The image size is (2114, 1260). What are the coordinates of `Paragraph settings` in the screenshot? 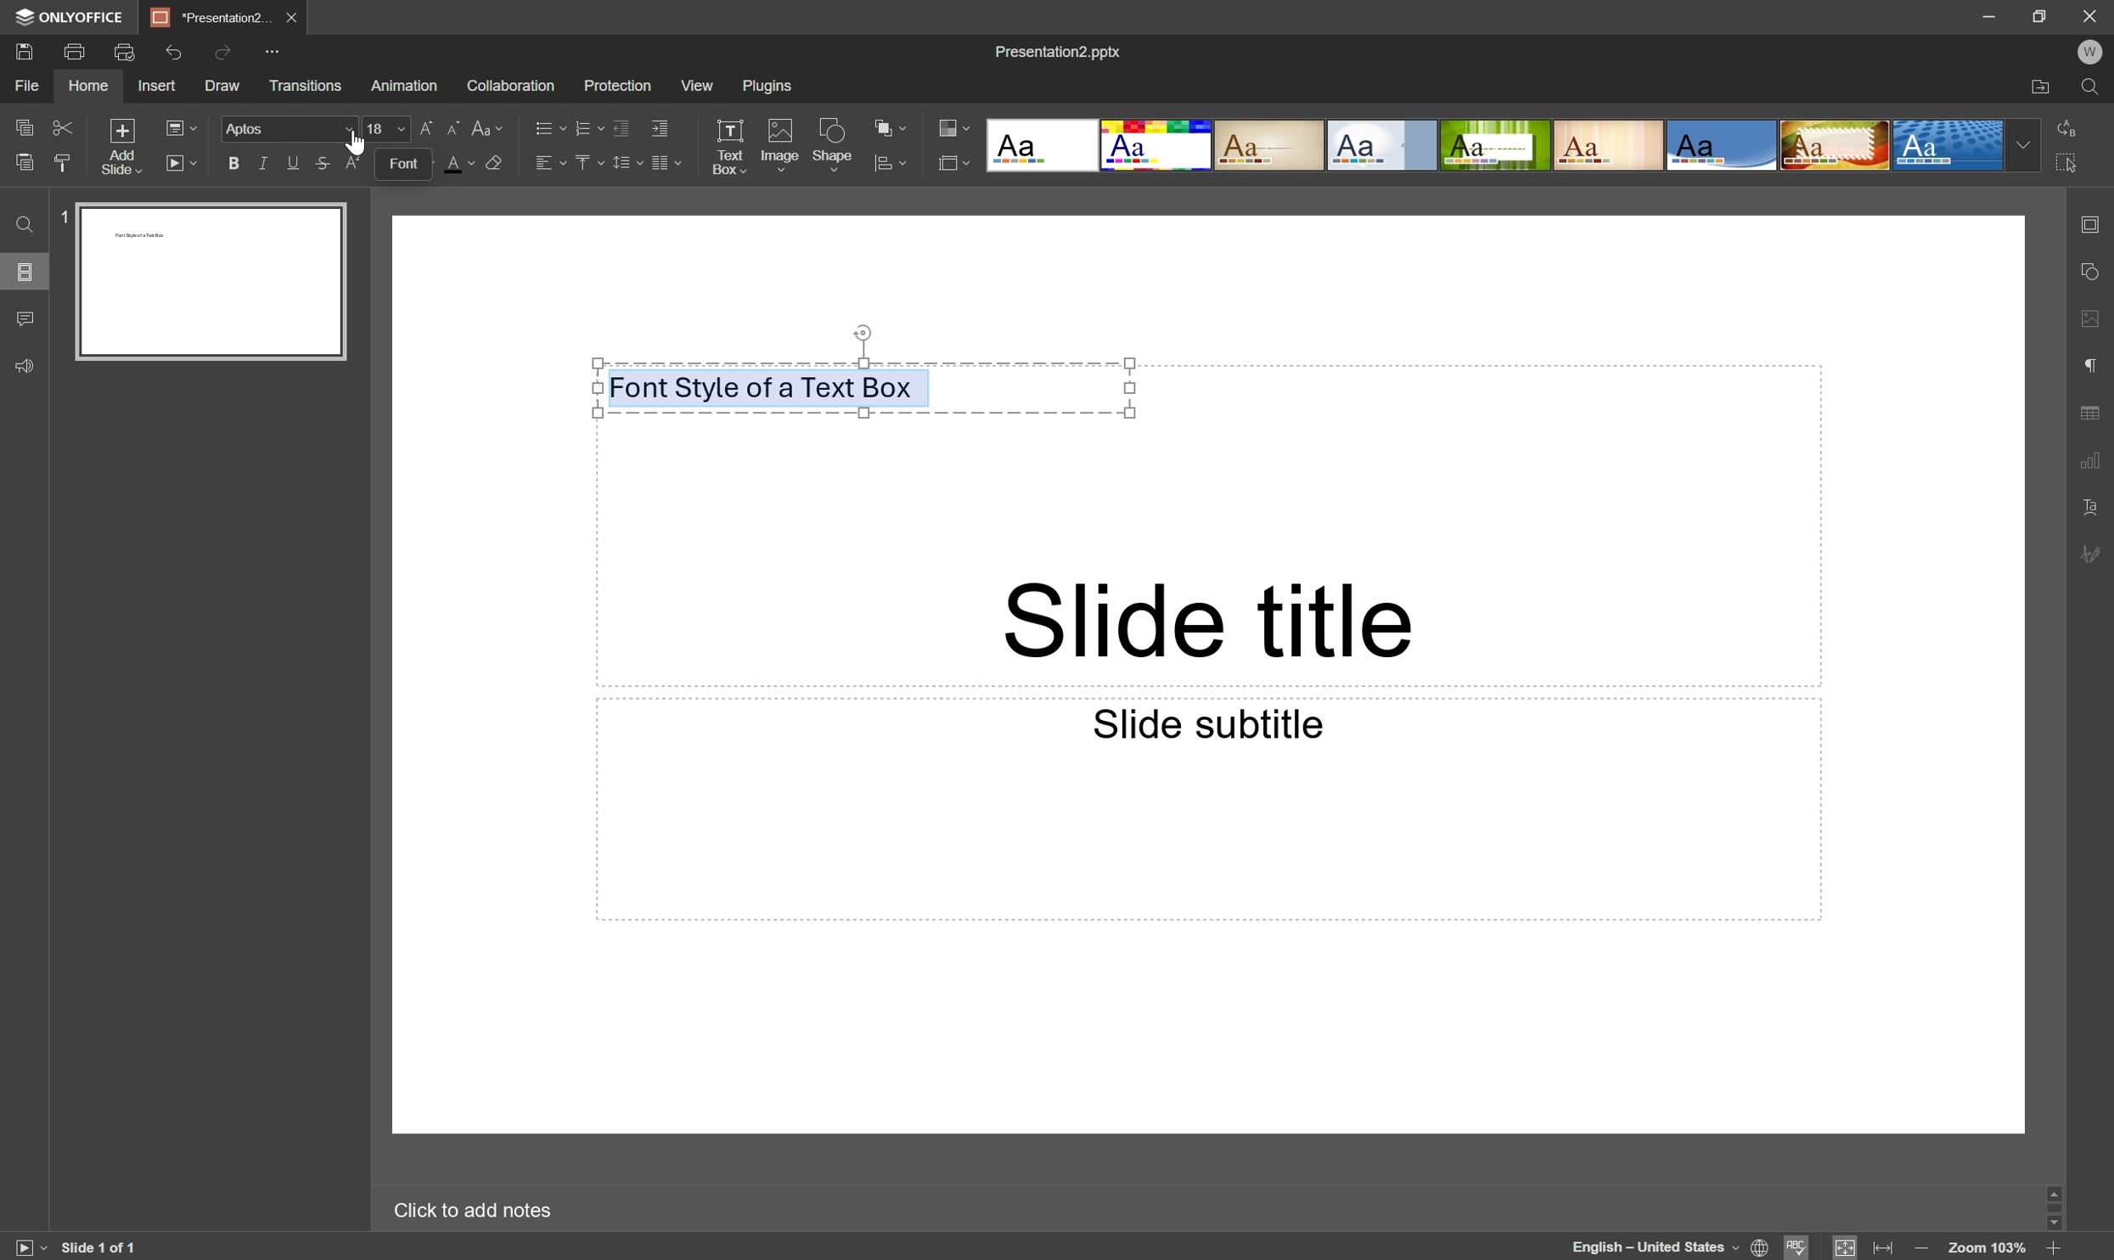 It's located at (2093, 366).